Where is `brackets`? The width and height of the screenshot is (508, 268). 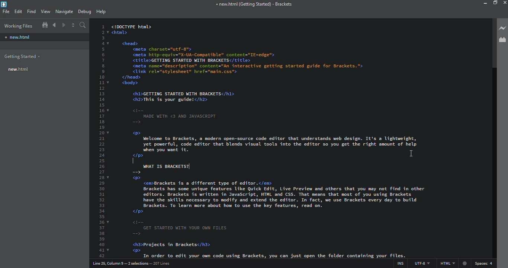
brackets is located at coordinates (254, 4).